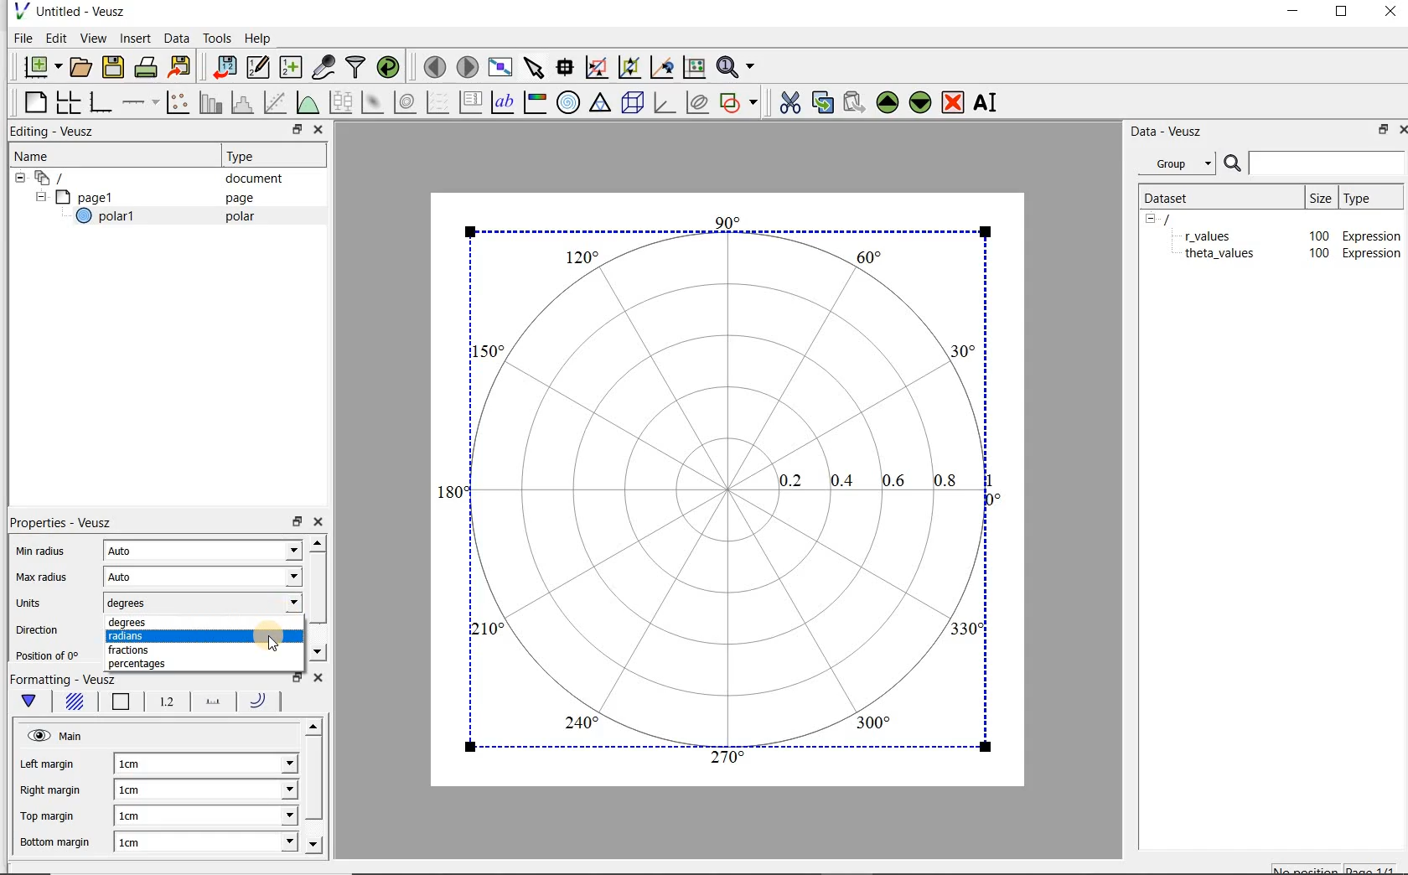 The width and height of the screenshot is (1408, 875). What do you see at coordinates (1379, 132) in the screenshot?
I see `restore down` at bounding box center [1379, 132].